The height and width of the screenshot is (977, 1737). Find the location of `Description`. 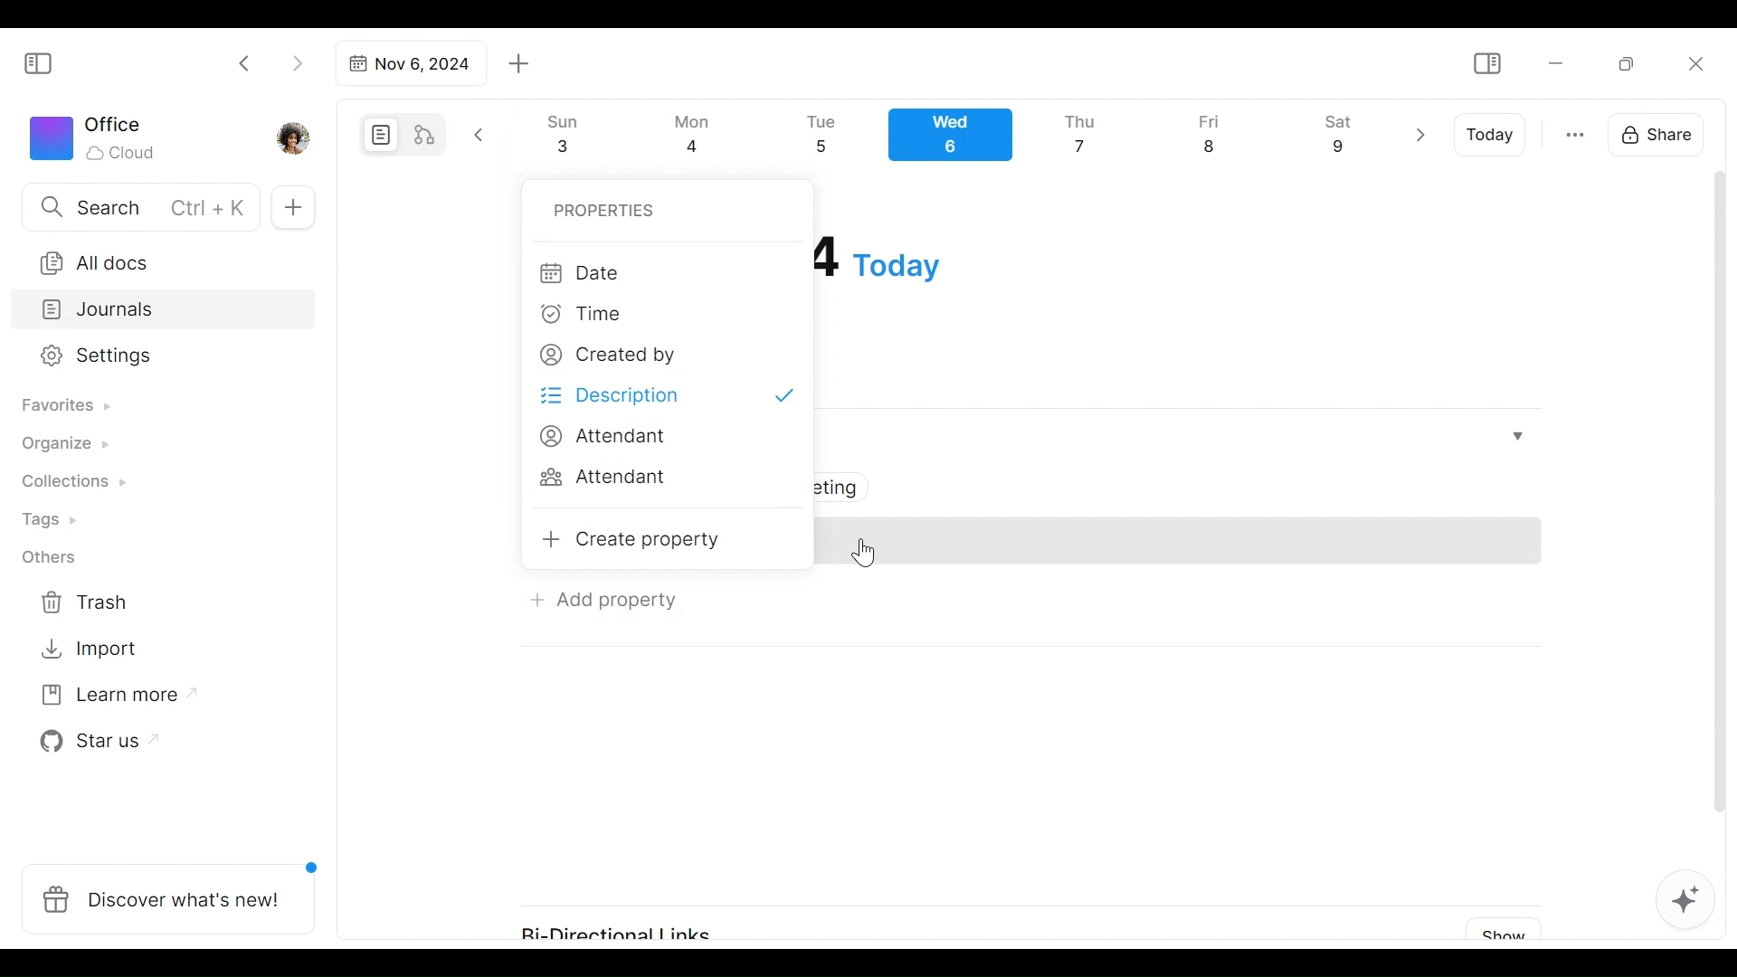

Description is located at coordinates (665, 394).